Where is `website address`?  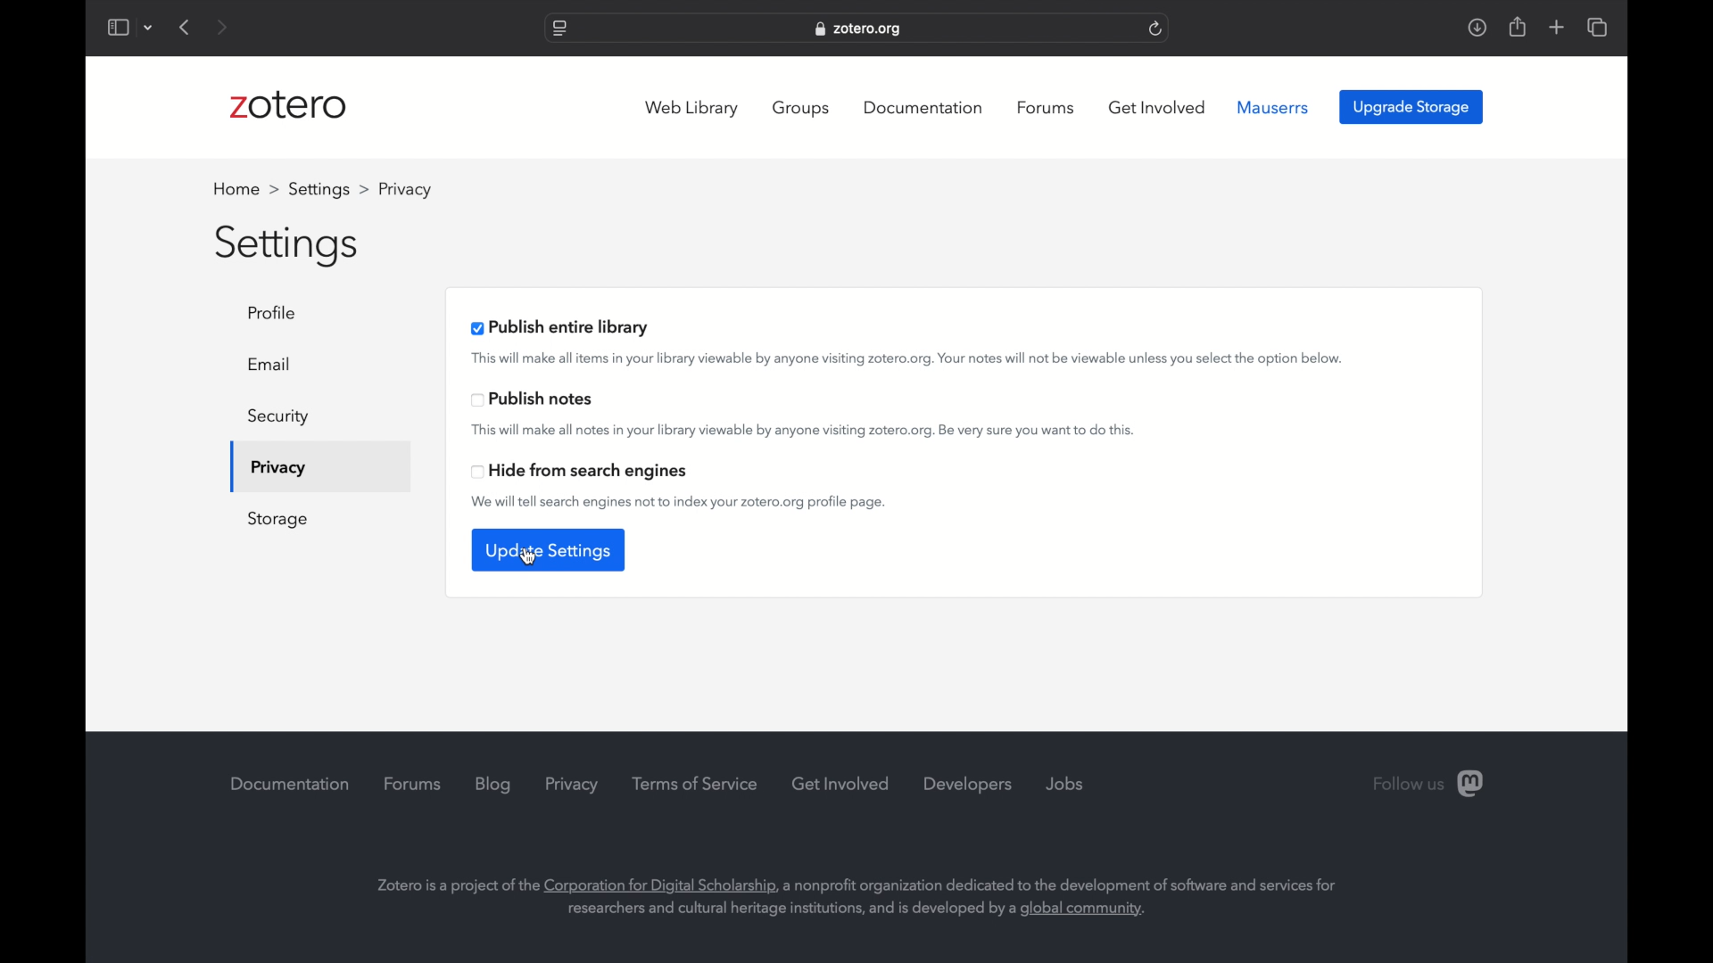 website address is located at coordinates (857, 29).